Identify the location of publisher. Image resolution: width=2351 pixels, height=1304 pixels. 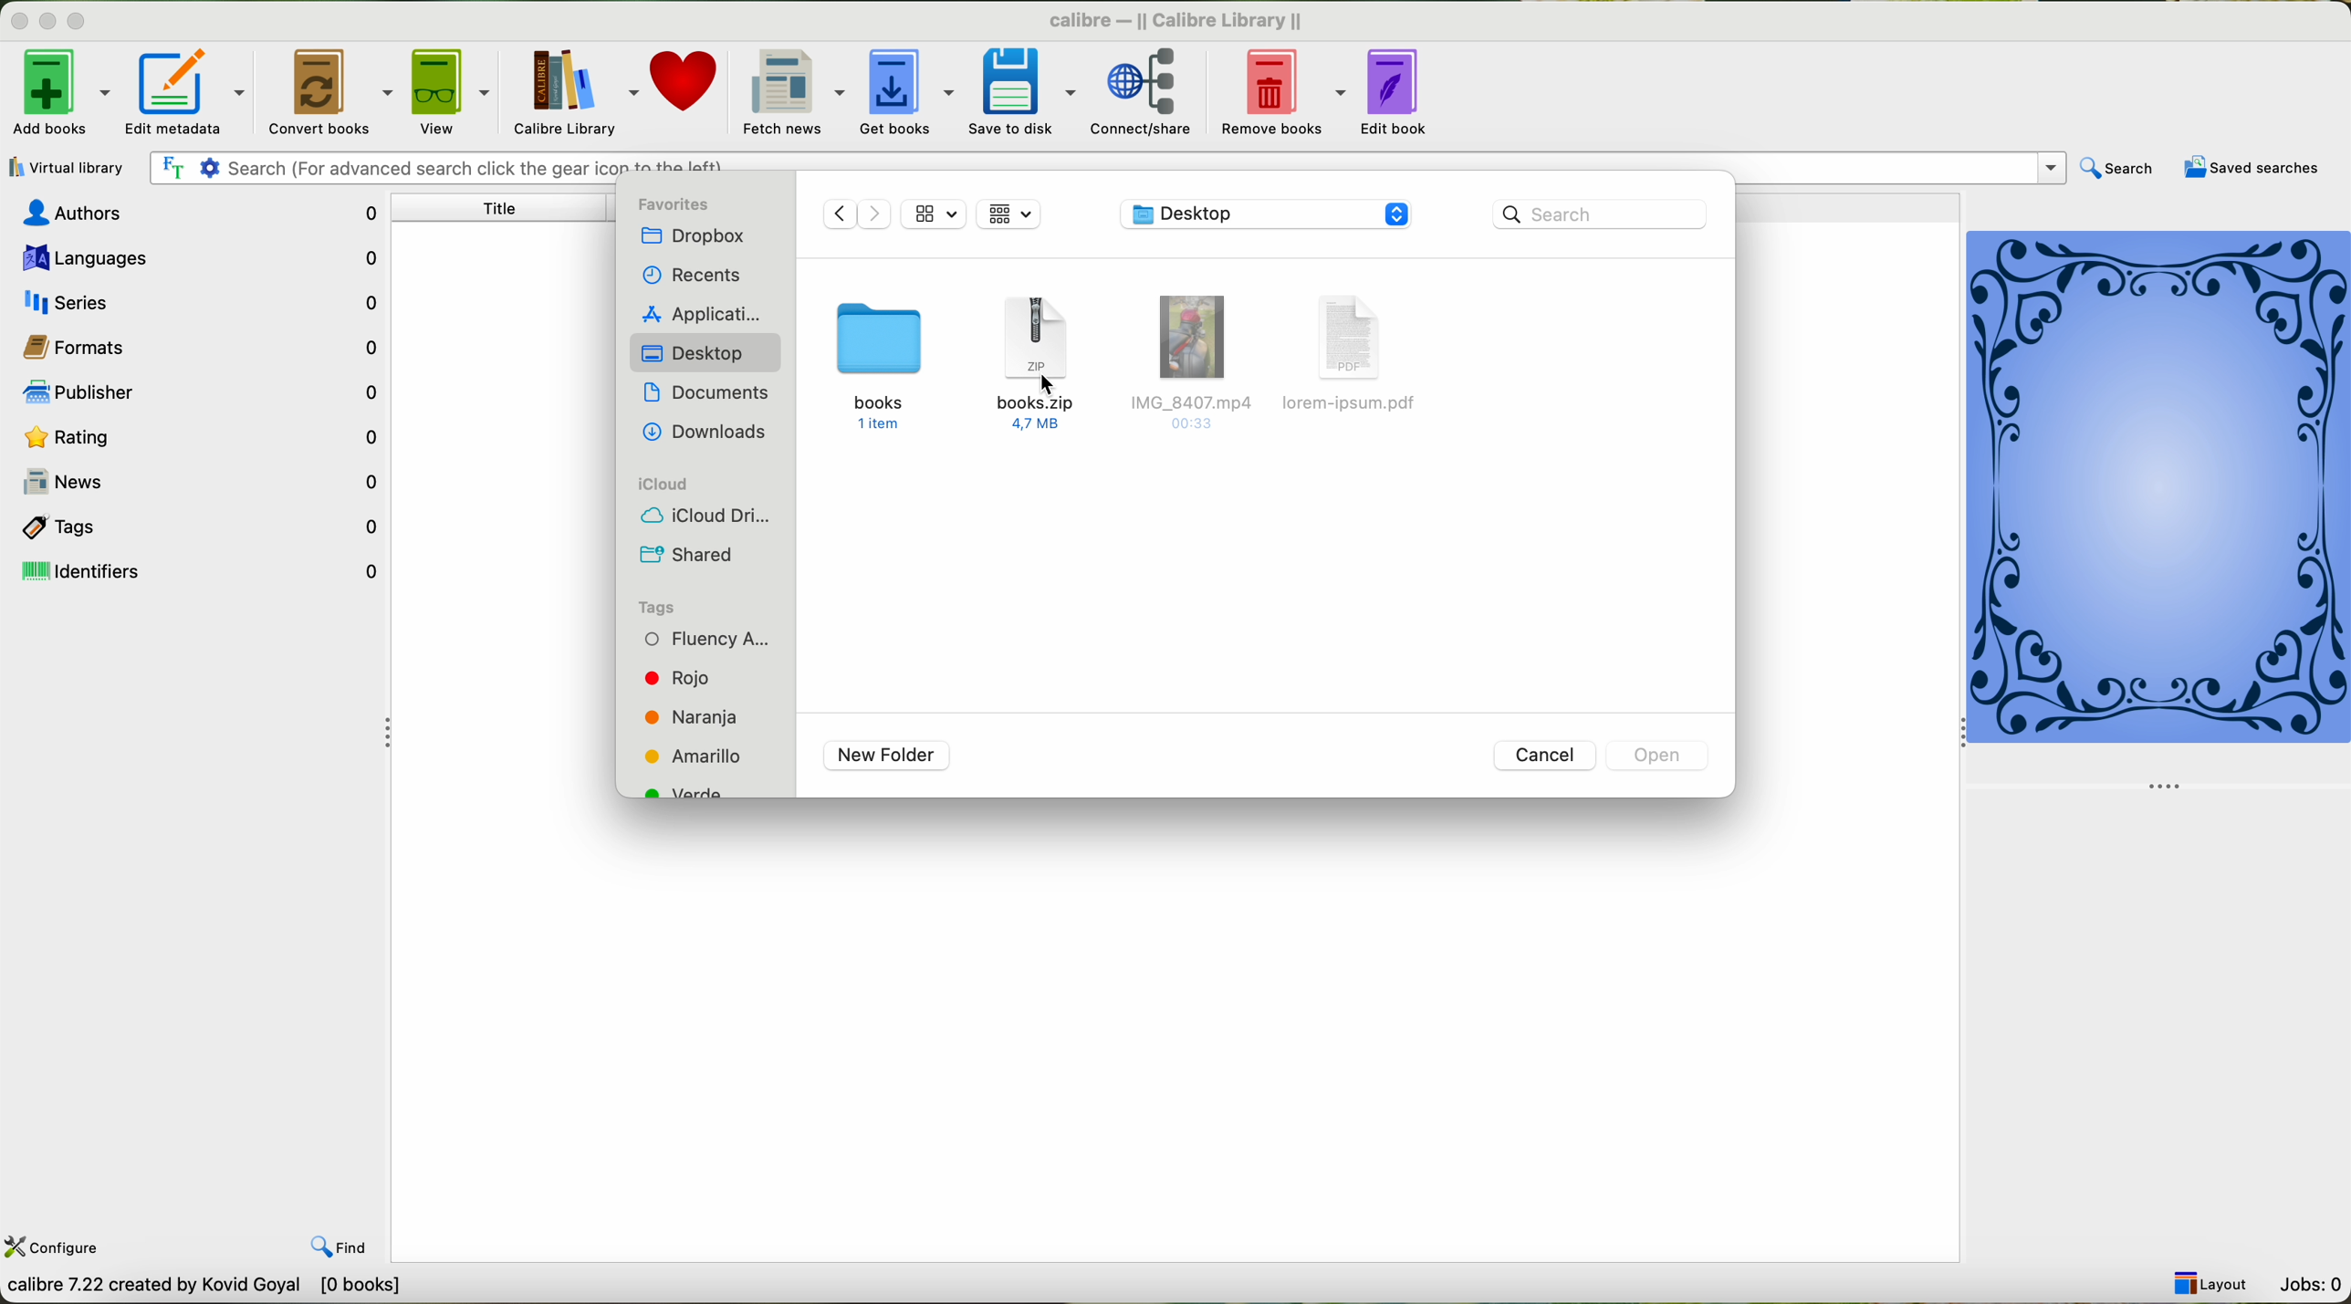
(193, 396).